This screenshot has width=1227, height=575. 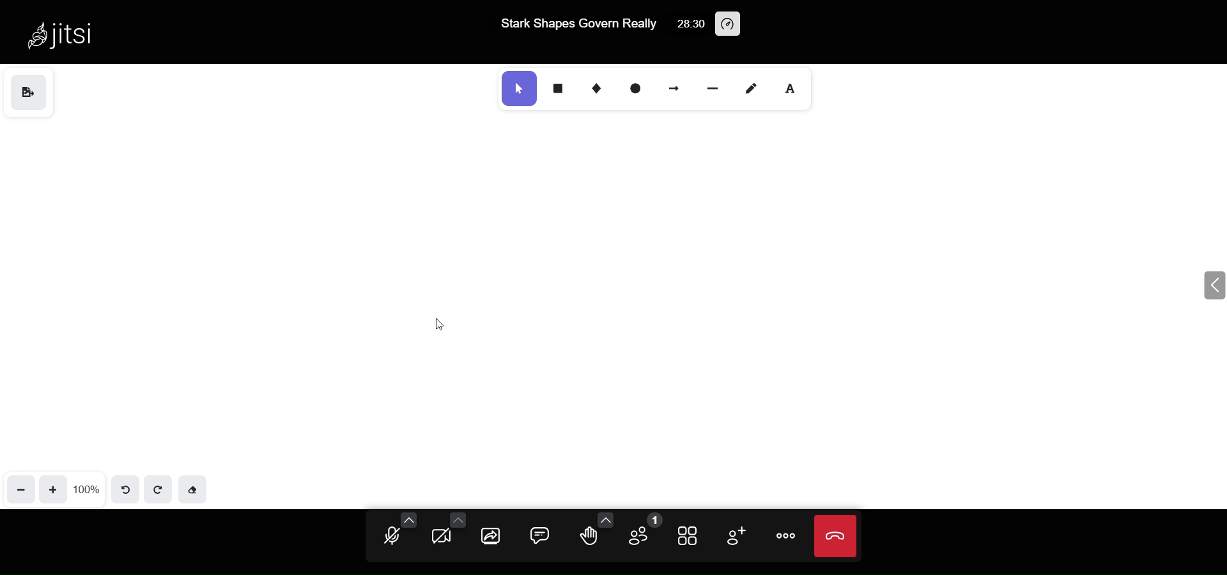 What do you see at coordinates (571, 22) in the screenshot?
I see `Stark Shapes Govern Really` at bounding box center [571, 22].